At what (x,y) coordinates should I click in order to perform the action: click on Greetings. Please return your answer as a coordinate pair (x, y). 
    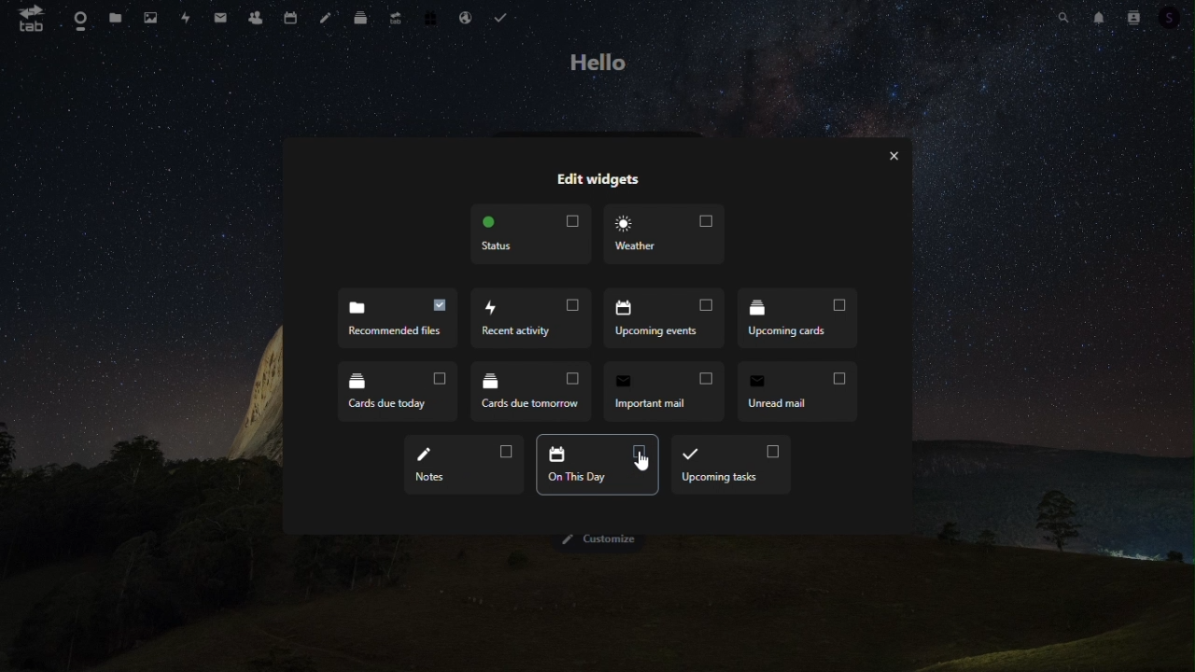
    Looking at the image, I should click on (597, 64).